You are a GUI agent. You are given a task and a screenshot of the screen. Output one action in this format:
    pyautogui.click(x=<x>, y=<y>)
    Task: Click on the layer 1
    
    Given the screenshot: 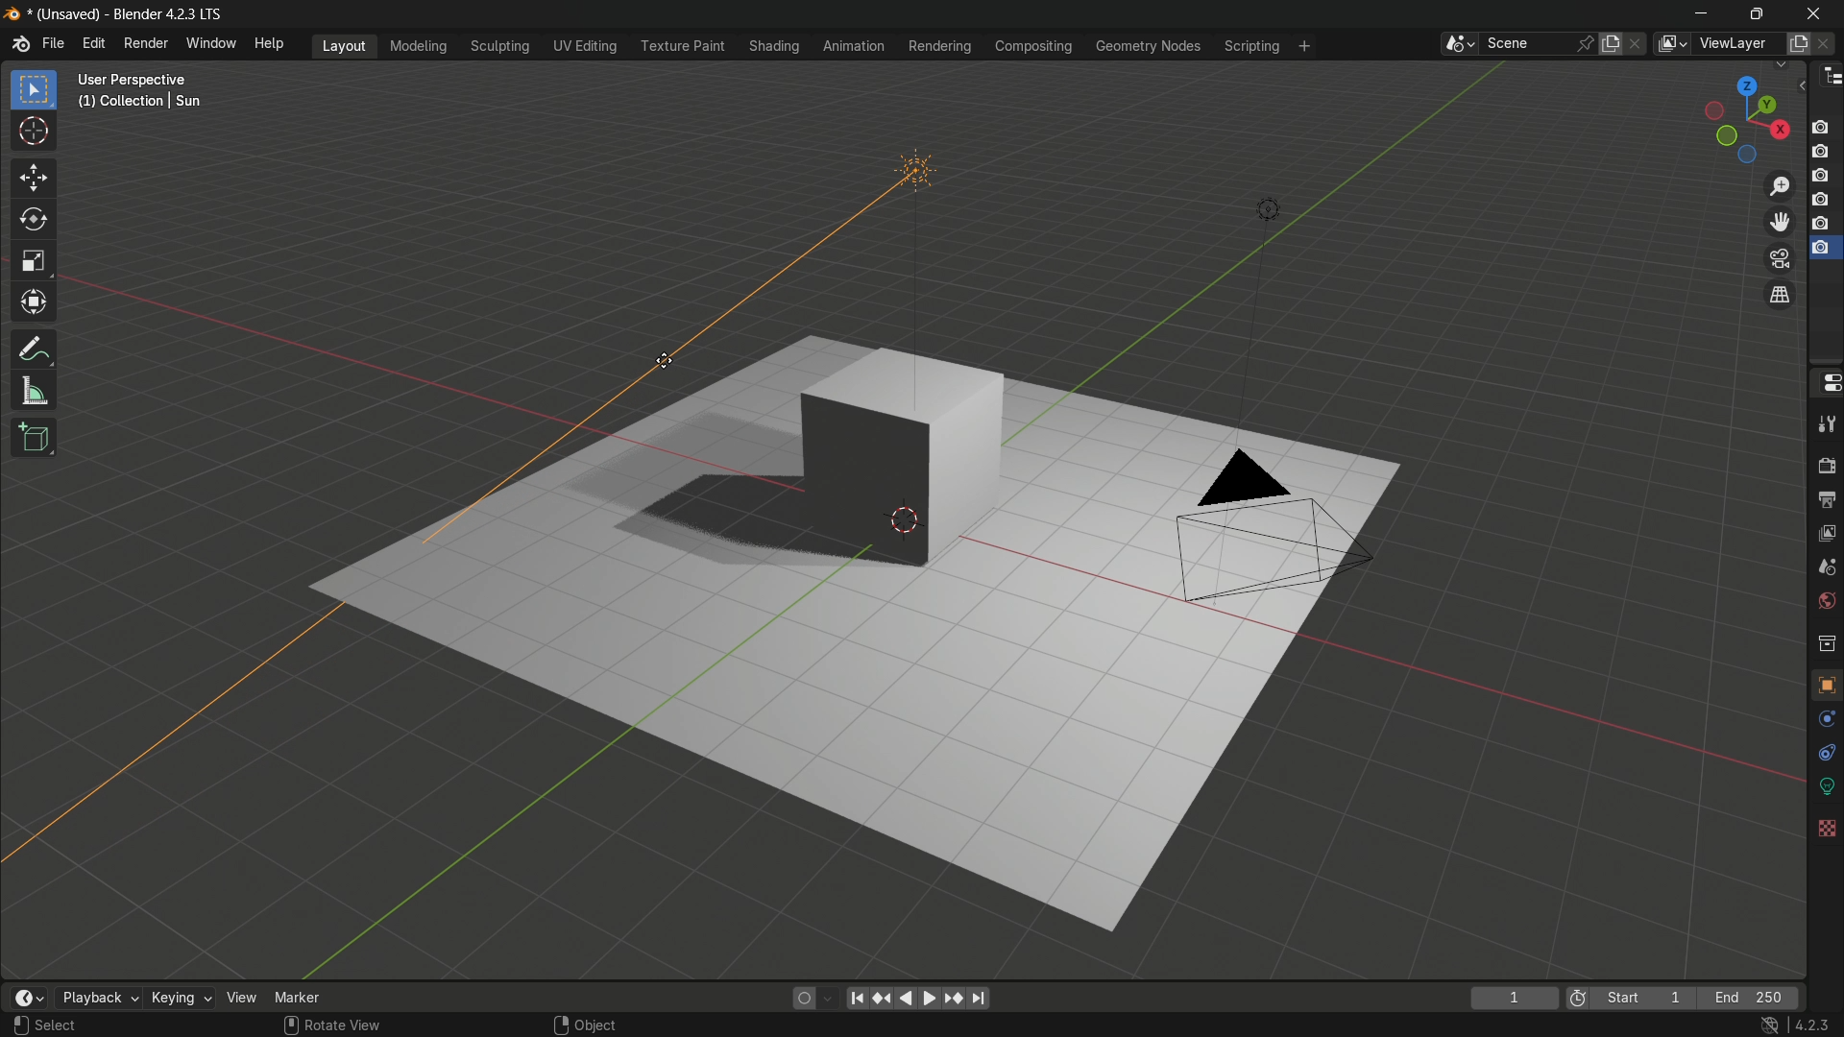 What is the action you would take?
    pyautogui.click(x=1821, y=127)
    